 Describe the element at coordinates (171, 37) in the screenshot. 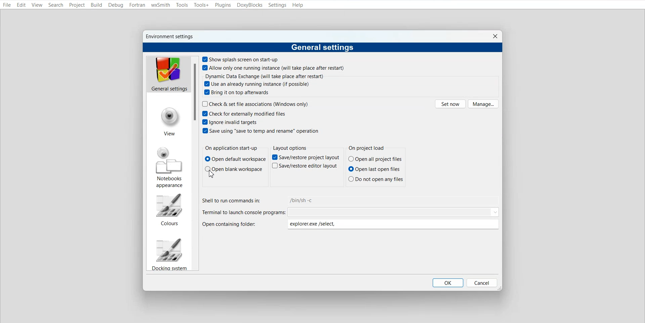

I see `Text 1` at that location.